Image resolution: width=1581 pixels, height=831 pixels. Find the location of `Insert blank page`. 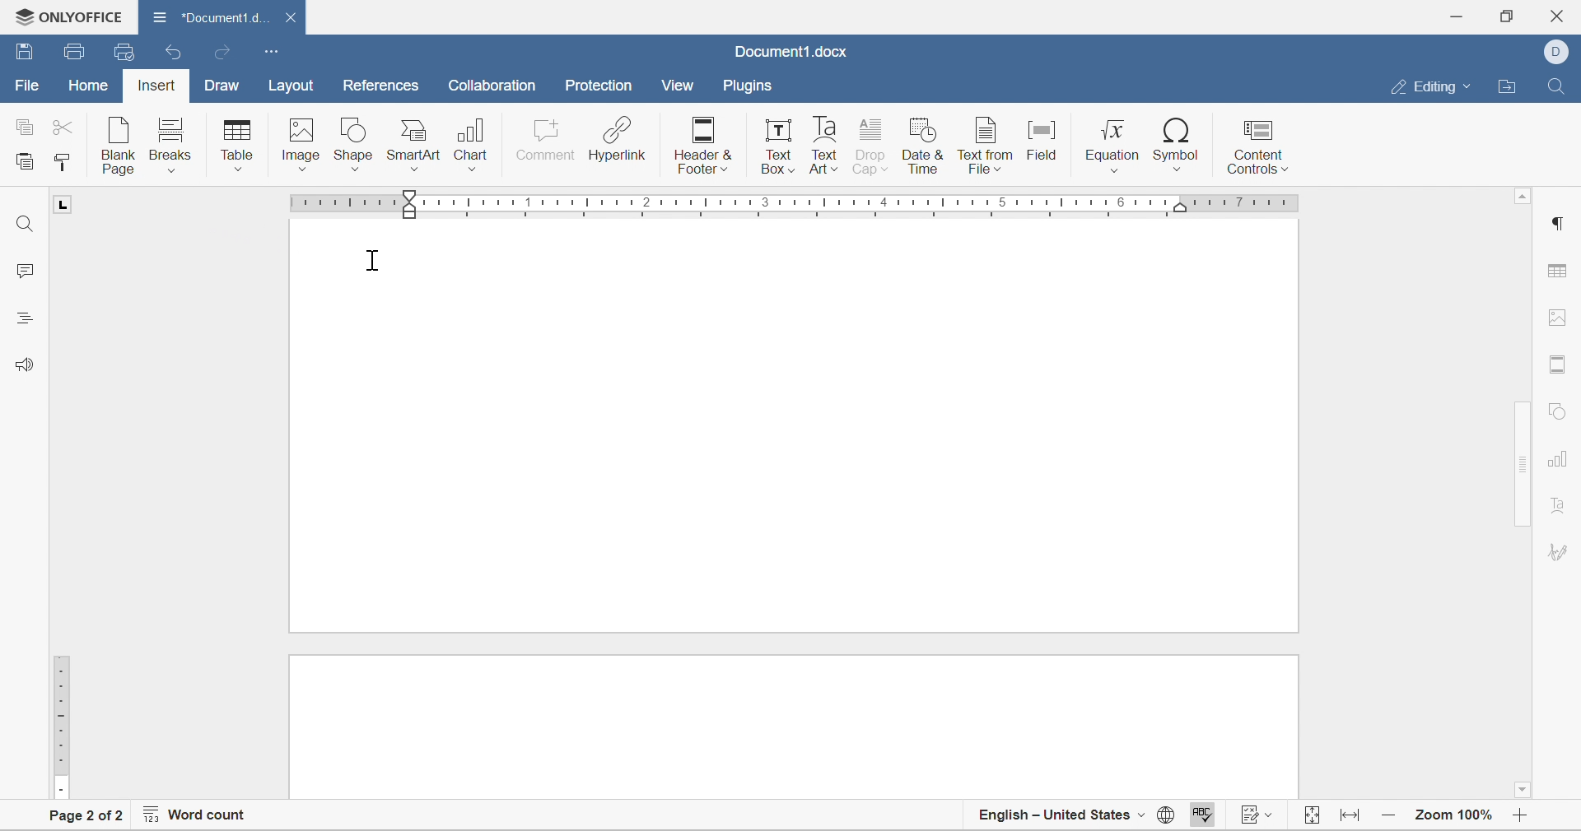

Insert blank page is located at coordinates (120, 146).